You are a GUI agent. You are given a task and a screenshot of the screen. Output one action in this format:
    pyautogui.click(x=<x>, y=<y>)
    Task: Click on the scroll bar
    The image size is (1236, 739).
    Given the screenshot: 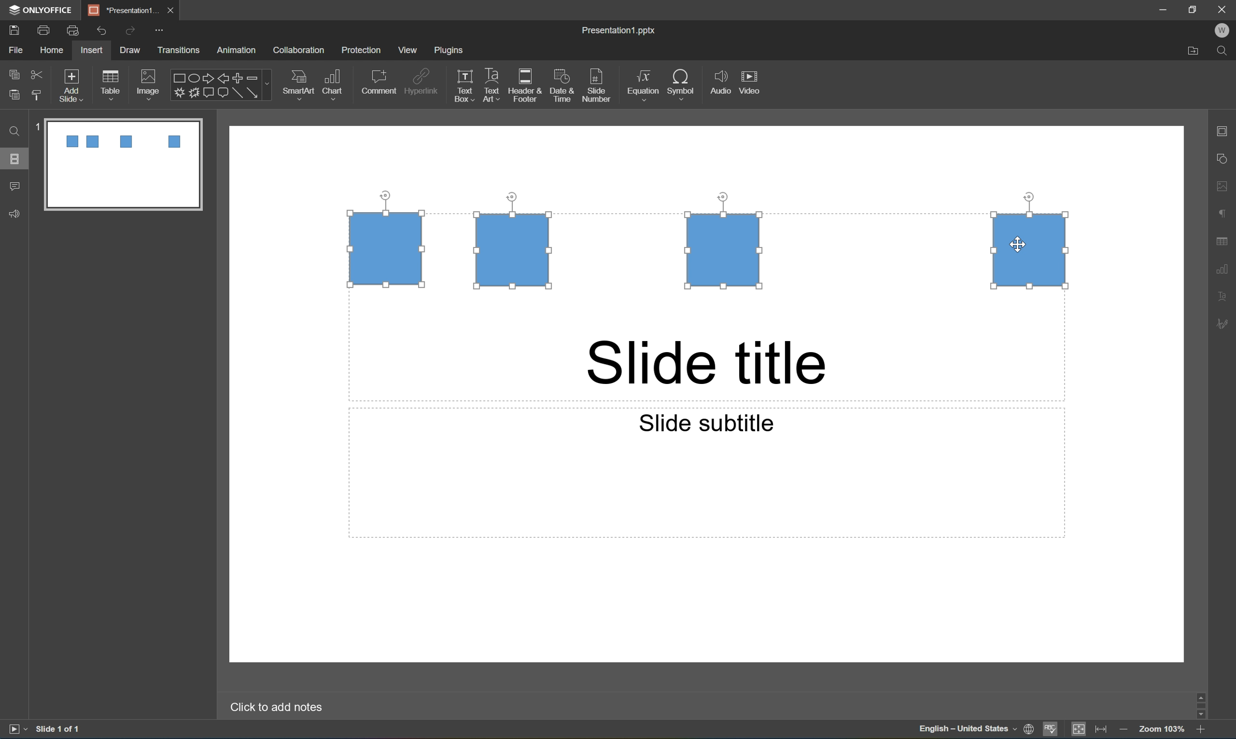 What is the action you would take?
    pyautogui.click(x=1204, y=705)
    